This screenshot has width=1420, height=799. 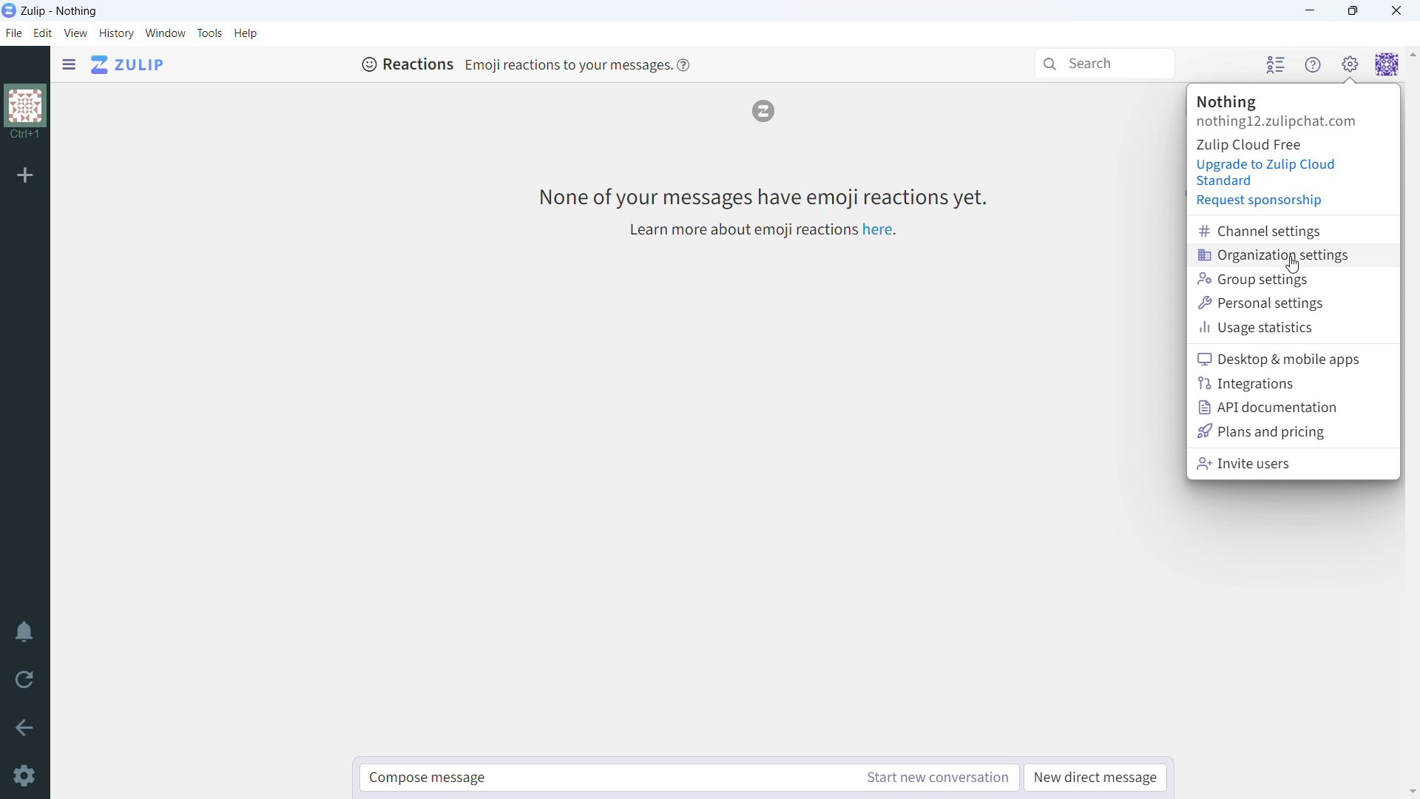 I want to click on usage statistics, so click(x=1294, y=328).